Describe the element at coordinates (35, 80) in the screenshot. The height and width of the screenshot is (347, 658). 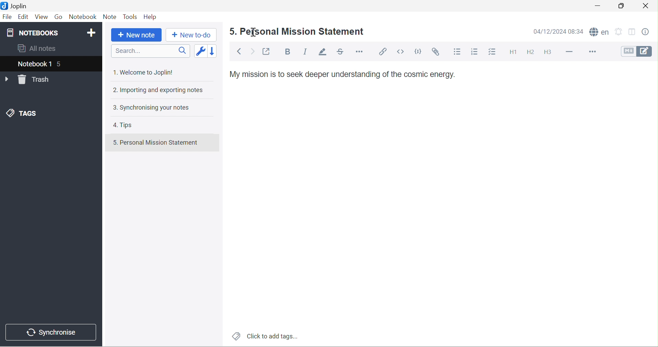
I see `Trash` at that location.